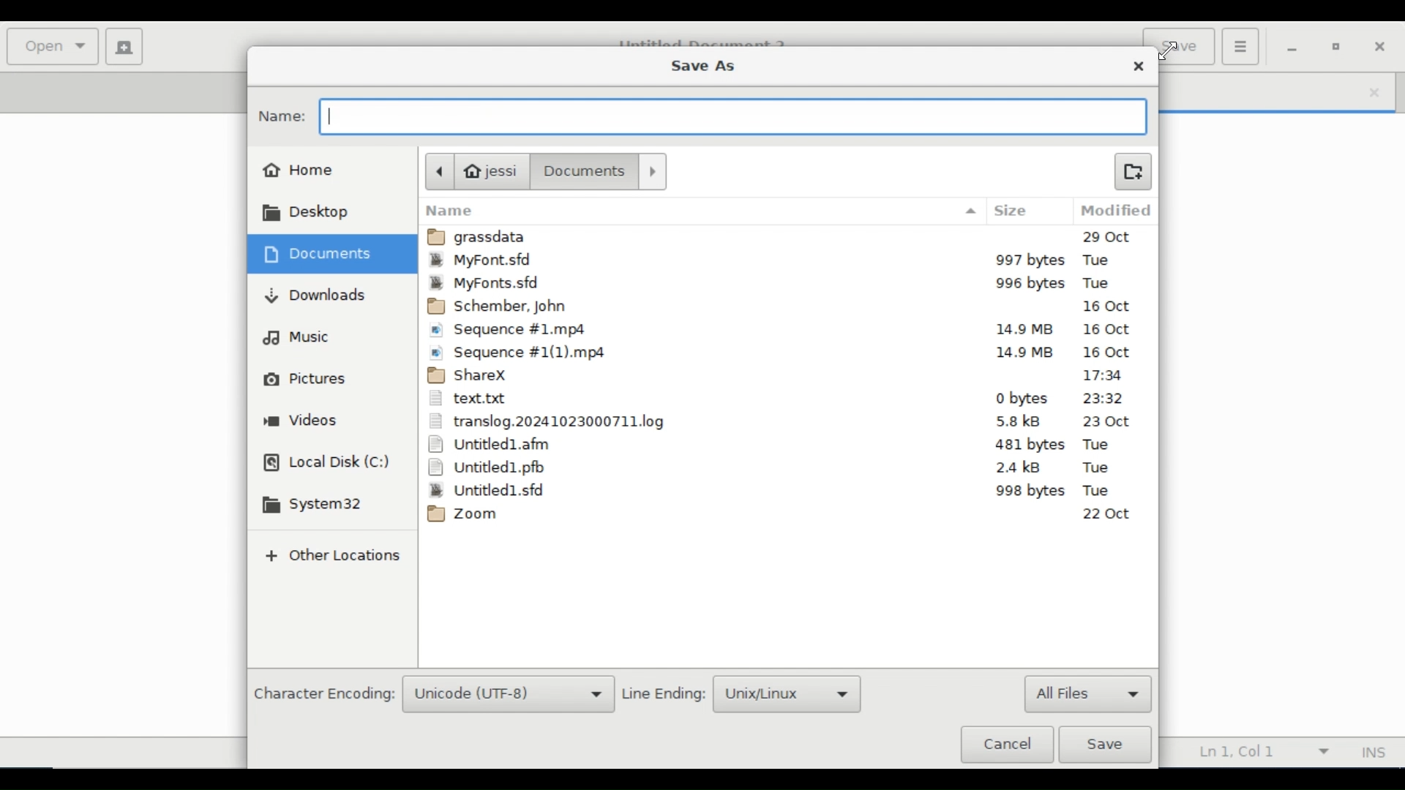  I want to click on Sequence #1mp4 14.9 MB 16Oct, so click(784, 331).